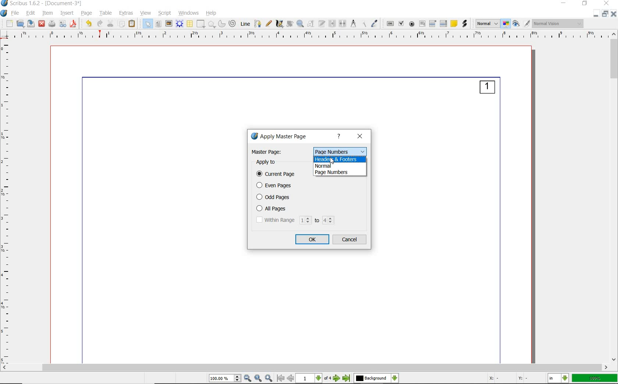 Image resolution: width=618 pixels, height=384 pixels. Describe the element at coordinates (100, 24) in the screenshot. I see `redo` at that location.